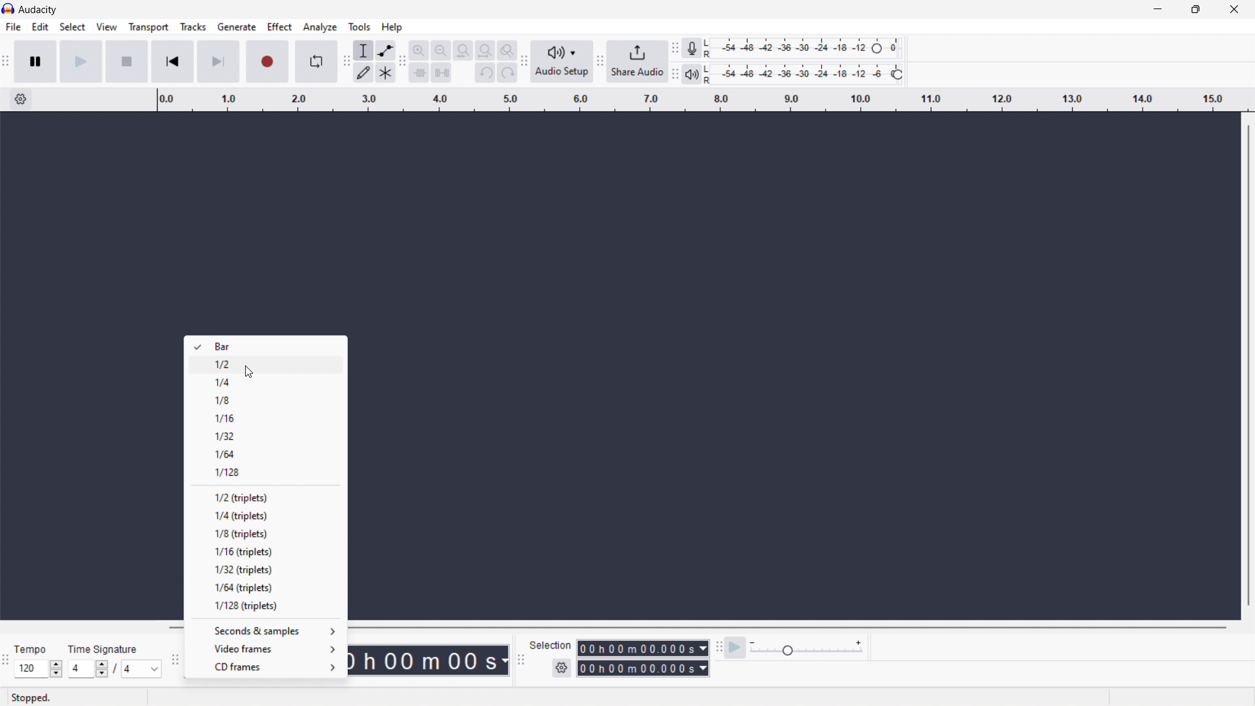 The image size is (1255, 706). What do you see at coordinates (266, 416) in the screenshot?
I see `1/16` at bounding box center [266, 416].